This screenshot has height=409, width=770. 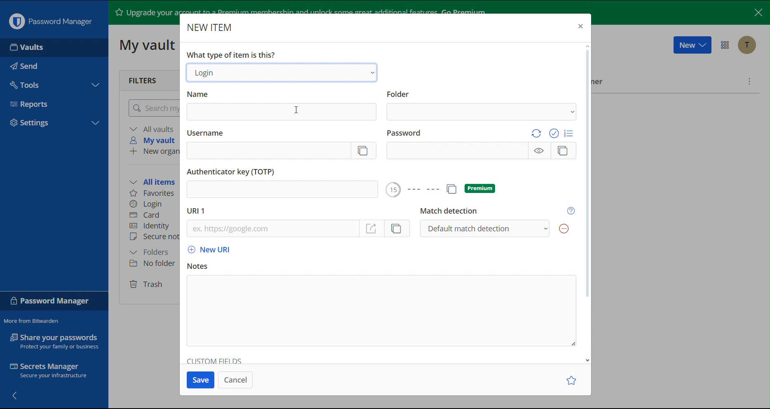 What do you see at coordinates (154, 141) in the screenshot?
I see `My vault` at bounding box center [154, 141].